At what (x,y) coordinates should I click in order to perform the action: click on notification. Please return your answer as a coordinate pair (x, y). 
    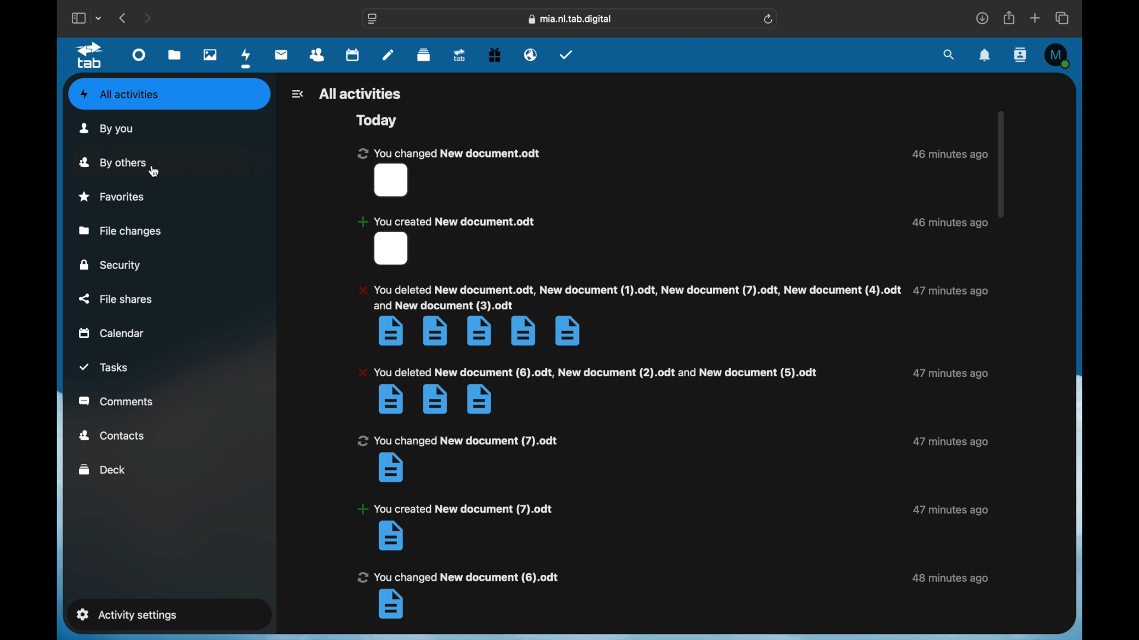
    Looking at the image, I should click on (628, 315).